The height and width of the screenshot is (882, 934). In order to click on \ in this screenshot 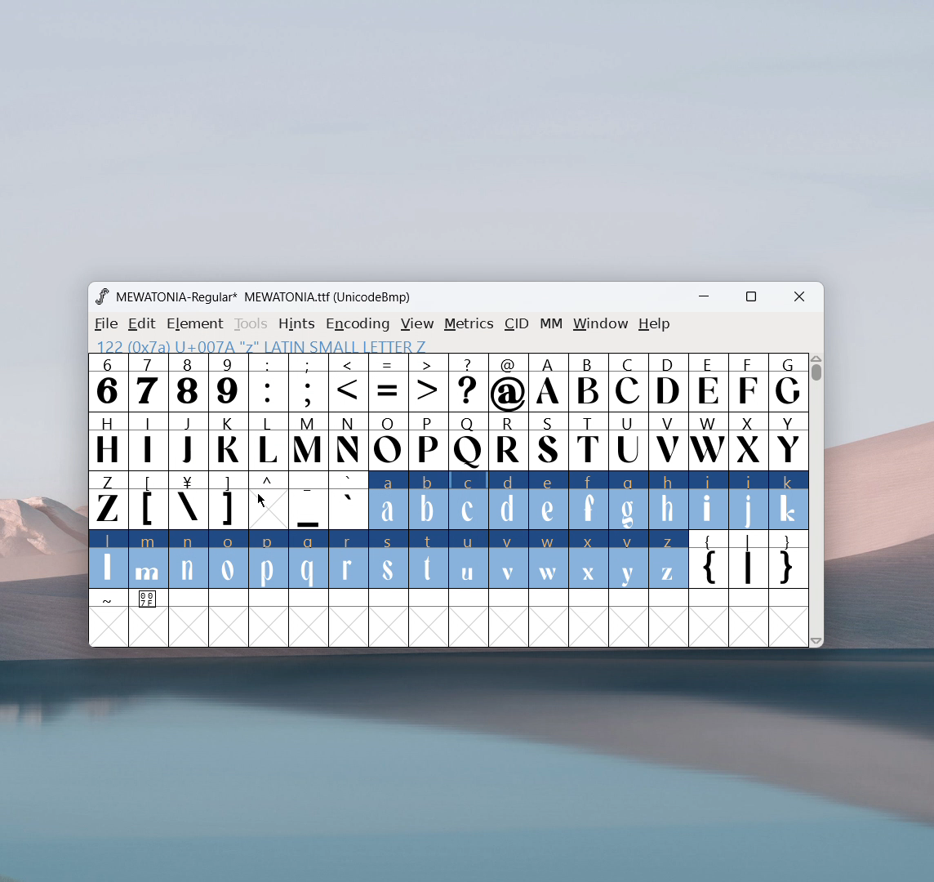, I will do `click(188, 501)`.